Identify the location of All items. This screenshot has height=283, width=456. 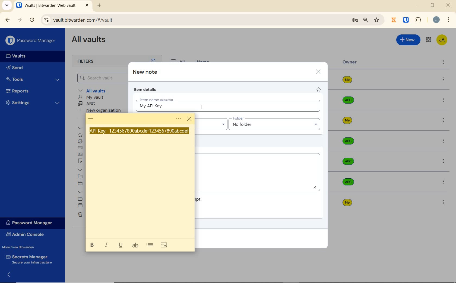
(81, 128).